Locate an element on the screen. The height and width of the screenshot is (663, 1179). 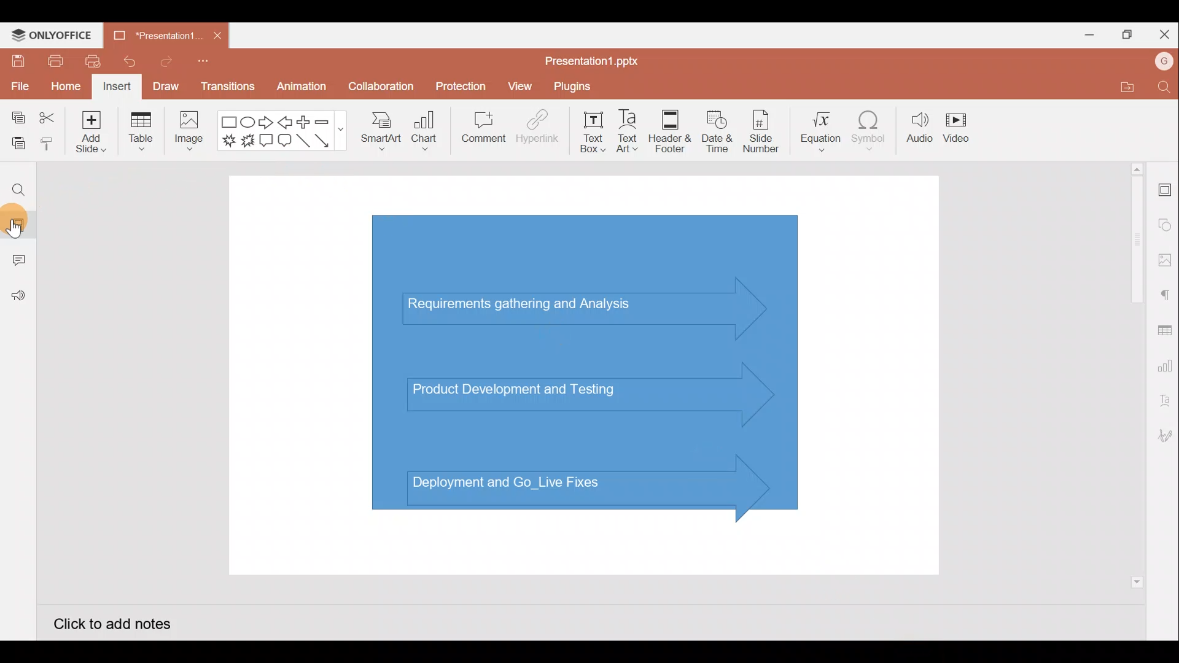
Equation is located at coordinates (817, 132).